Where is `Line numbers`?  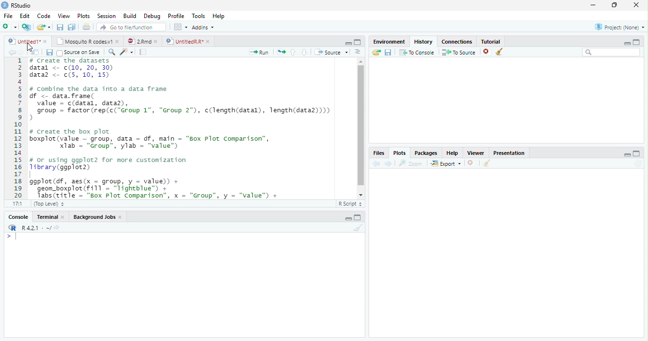
Line numbers is located at coordinates (18, 128).